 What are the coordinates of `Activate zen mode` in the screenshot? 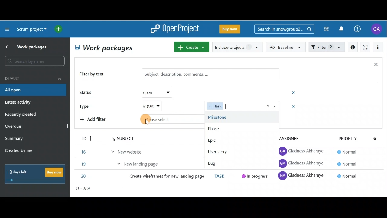 It's located at (365, 48).